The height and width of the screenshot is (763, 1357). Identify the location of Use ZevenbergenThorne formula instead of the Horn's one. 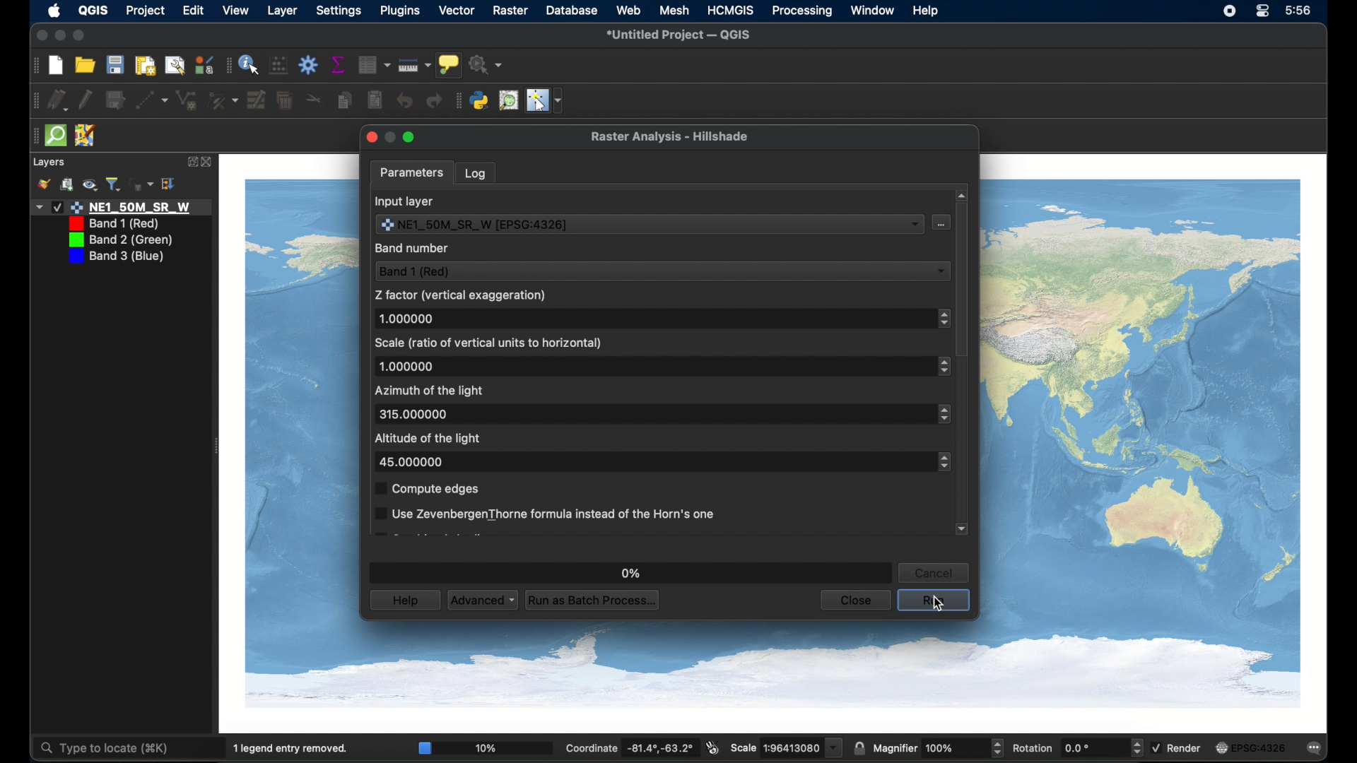
(545, 514).